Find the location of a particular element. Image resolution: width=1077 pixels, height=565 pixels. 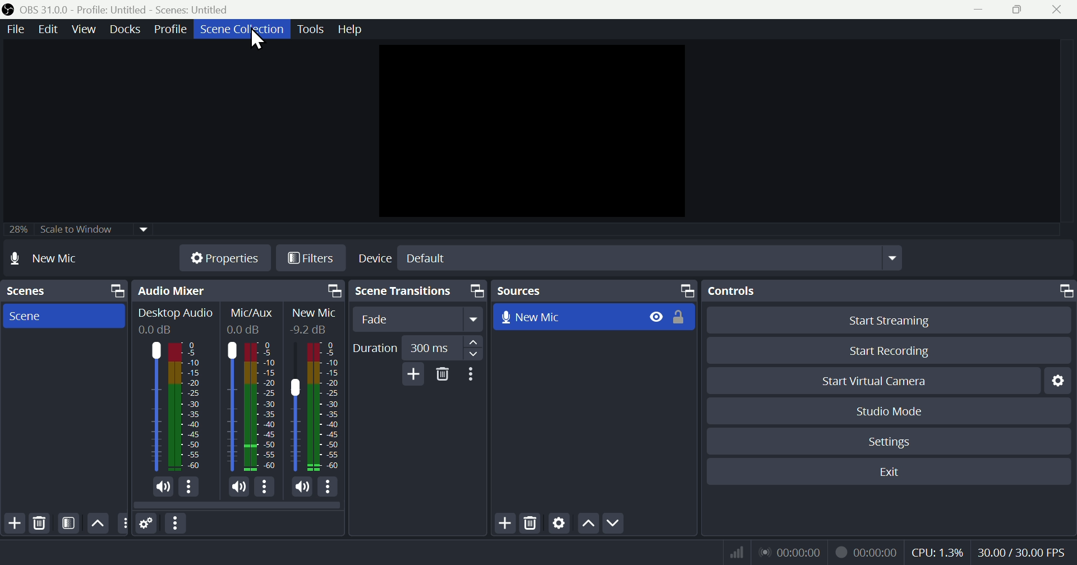

-9.2dB is located at coordinates (310, 330).